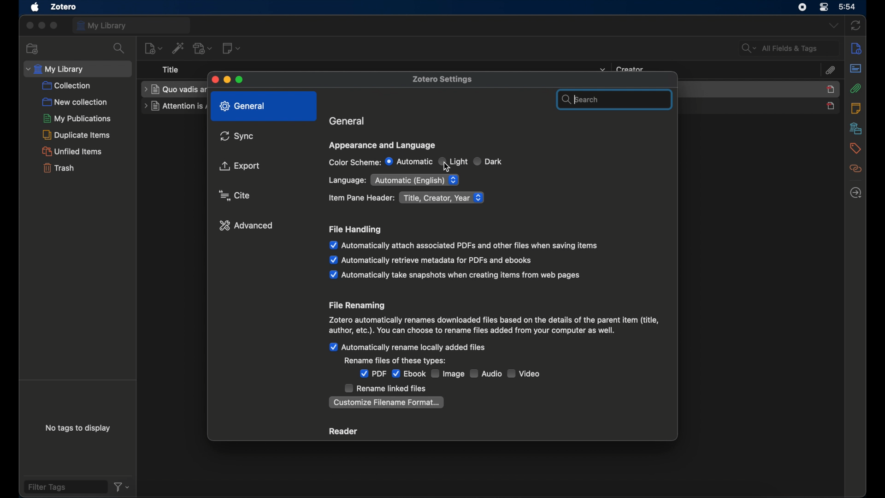  What do you see at coordinates (485, 373) in the screenshot?
I see `audio checkbox` at bounding box center [485, 373].